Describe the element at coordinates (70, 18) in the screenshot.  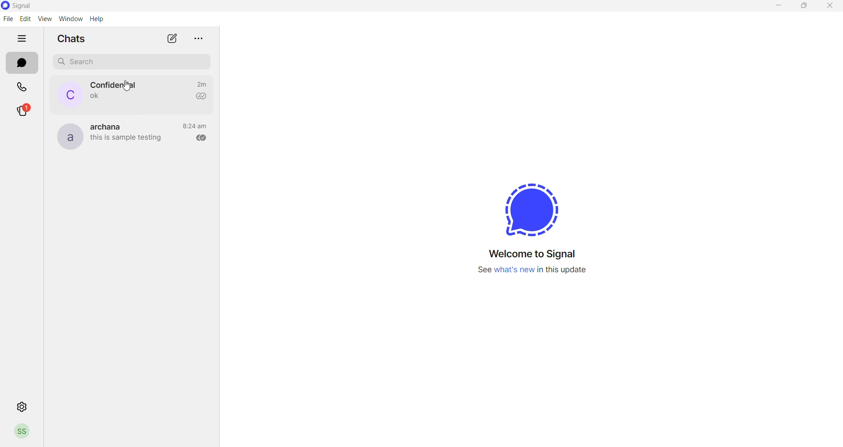
I see `window` at that location.